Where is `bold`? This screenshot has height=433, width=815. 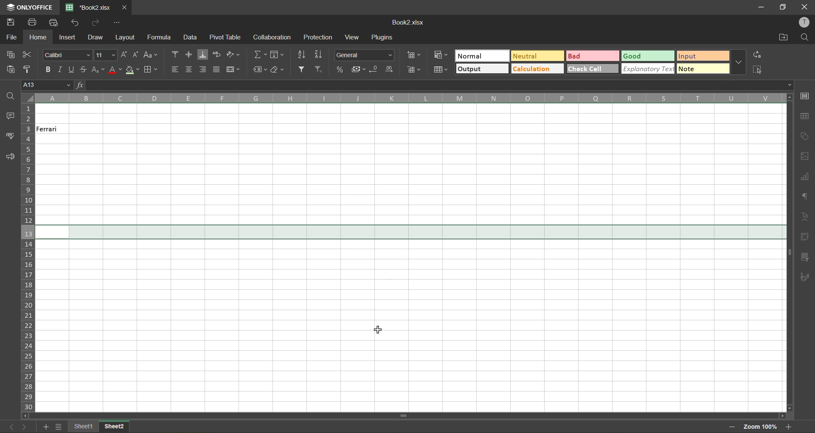
bold is located at coordinates (48, 70).